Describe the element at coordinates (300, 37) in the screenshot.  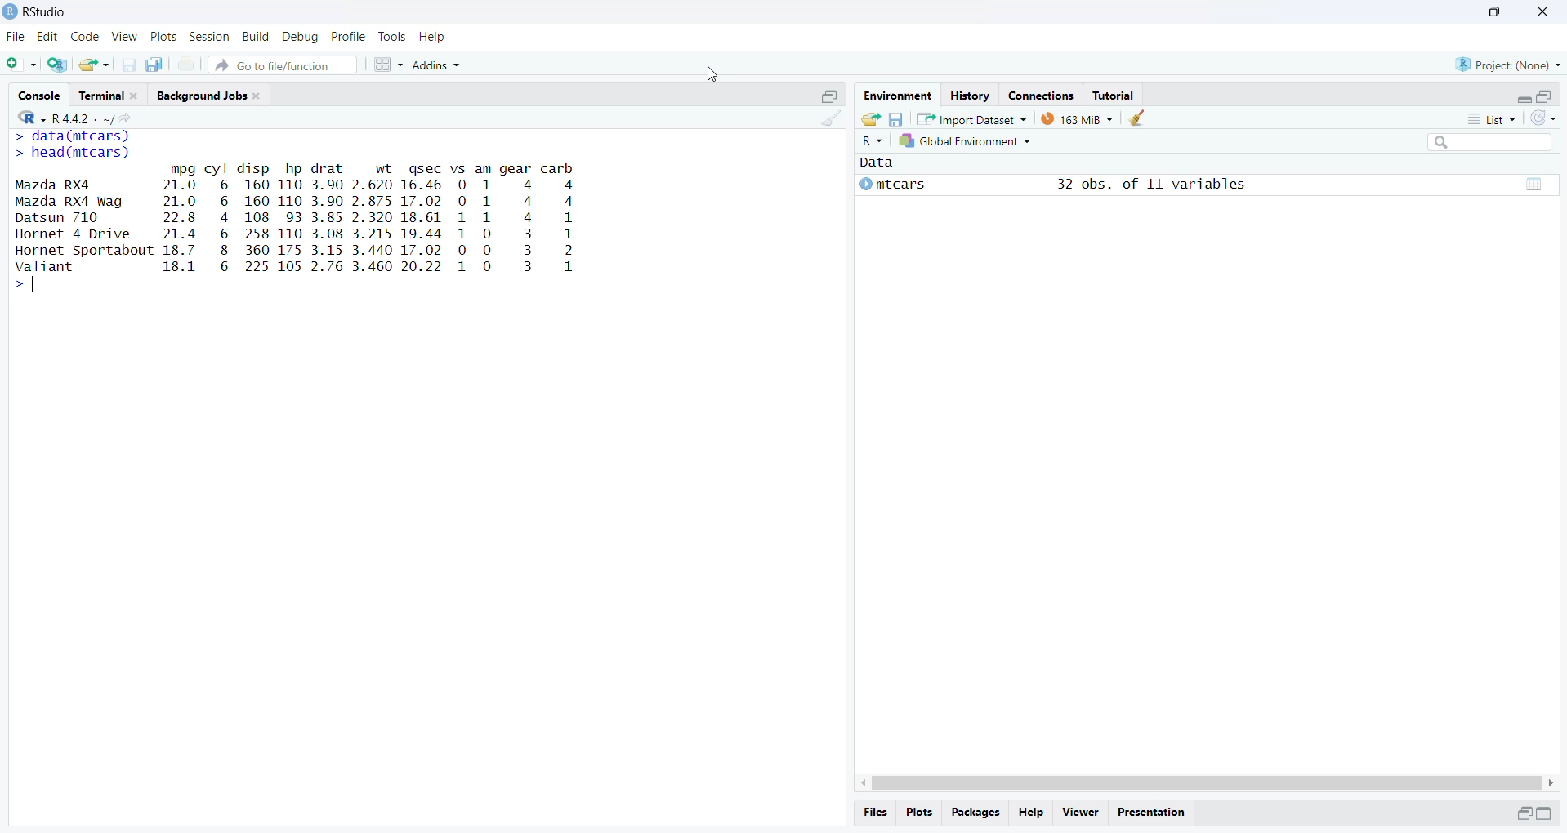
I see `debug` at that location.